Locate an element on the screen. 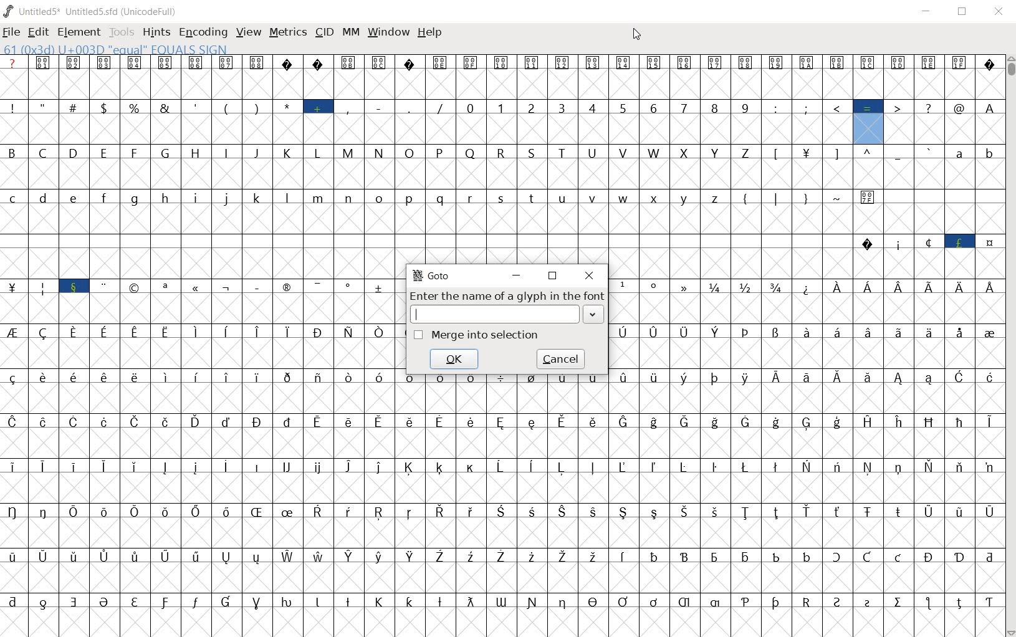 This screenshot has width=1016, height=637. mm is located at coordinates (350, 33).